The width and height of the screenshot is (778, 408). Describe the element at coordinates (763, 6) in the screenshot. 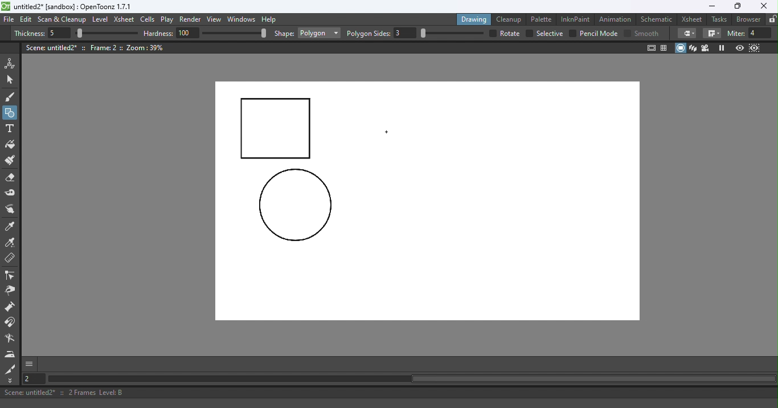

I see `Close` at that location.